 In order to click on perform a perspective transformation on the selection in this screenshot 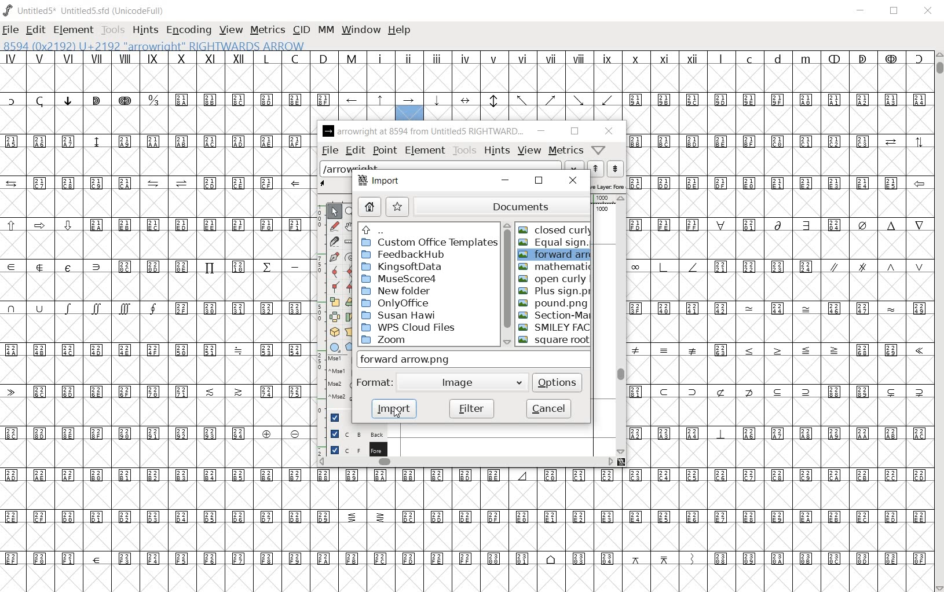, I will do `click(350, 332)`.